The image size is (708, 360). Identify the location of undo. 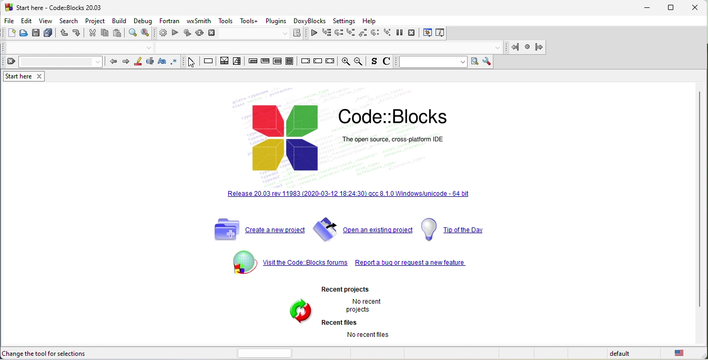
(64, 35).